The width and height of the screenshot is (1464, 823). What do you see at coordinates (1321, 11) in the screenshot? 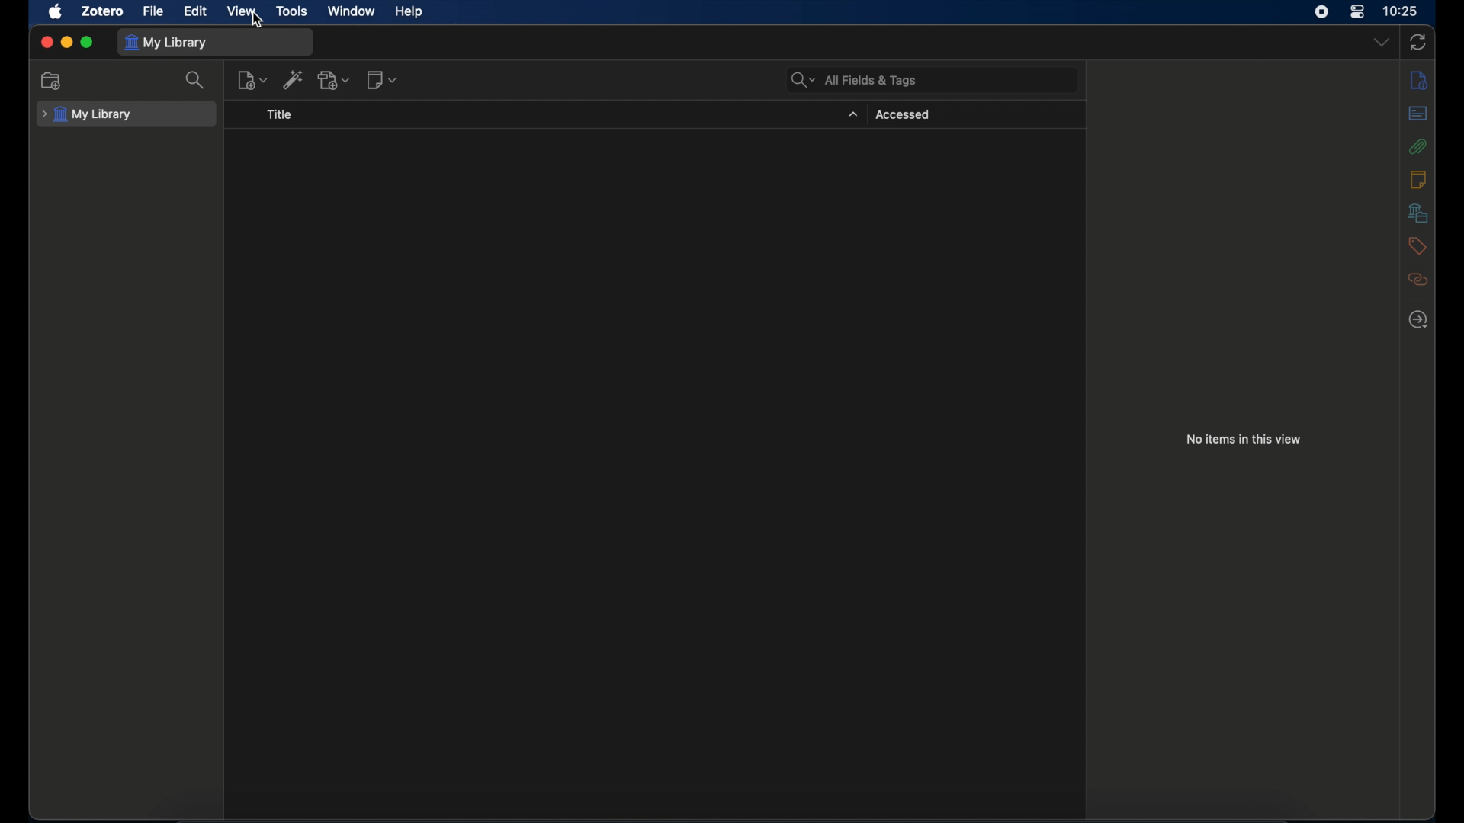
I see `screen recorder` at bounding box center [1321, 11].